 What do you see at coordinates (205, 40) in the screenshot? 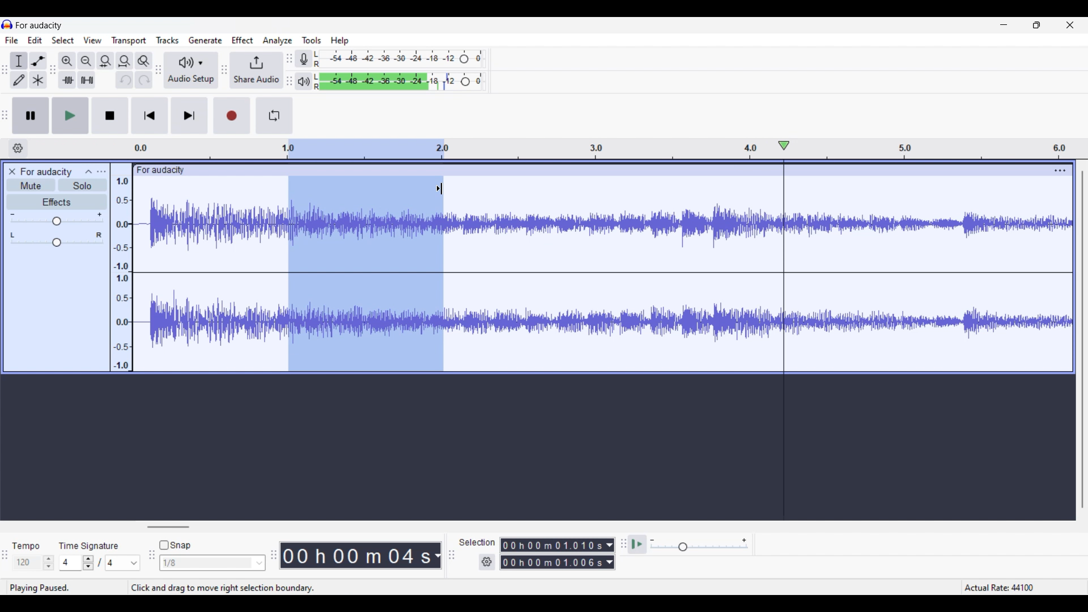
I see `Generate menu` at bounding box center [205, 40].